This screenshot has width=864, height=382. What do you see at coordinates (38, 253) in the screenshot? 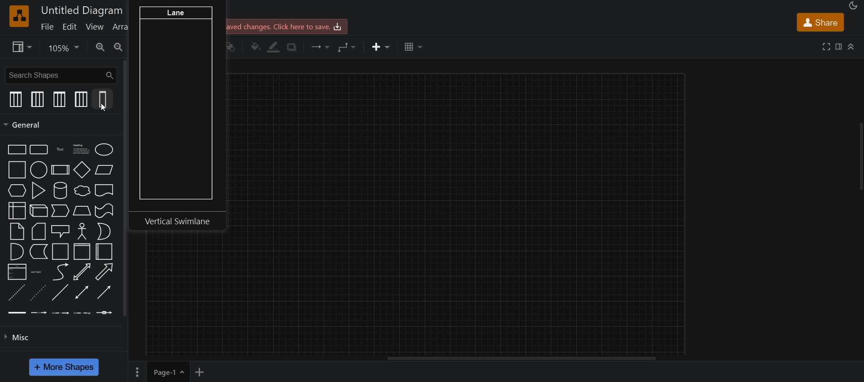
I see `data storage` at bounding box center [38, 253].